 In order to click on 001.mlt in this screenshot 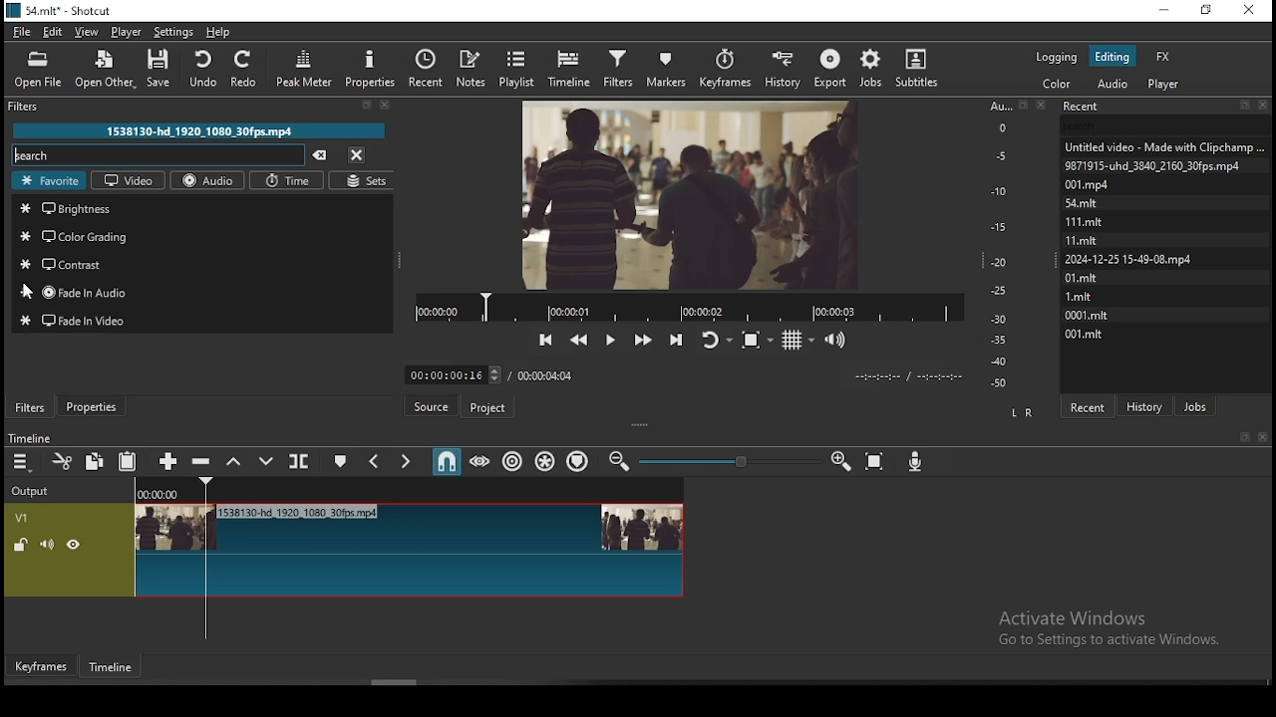, I will do `click(1084, 334)`.